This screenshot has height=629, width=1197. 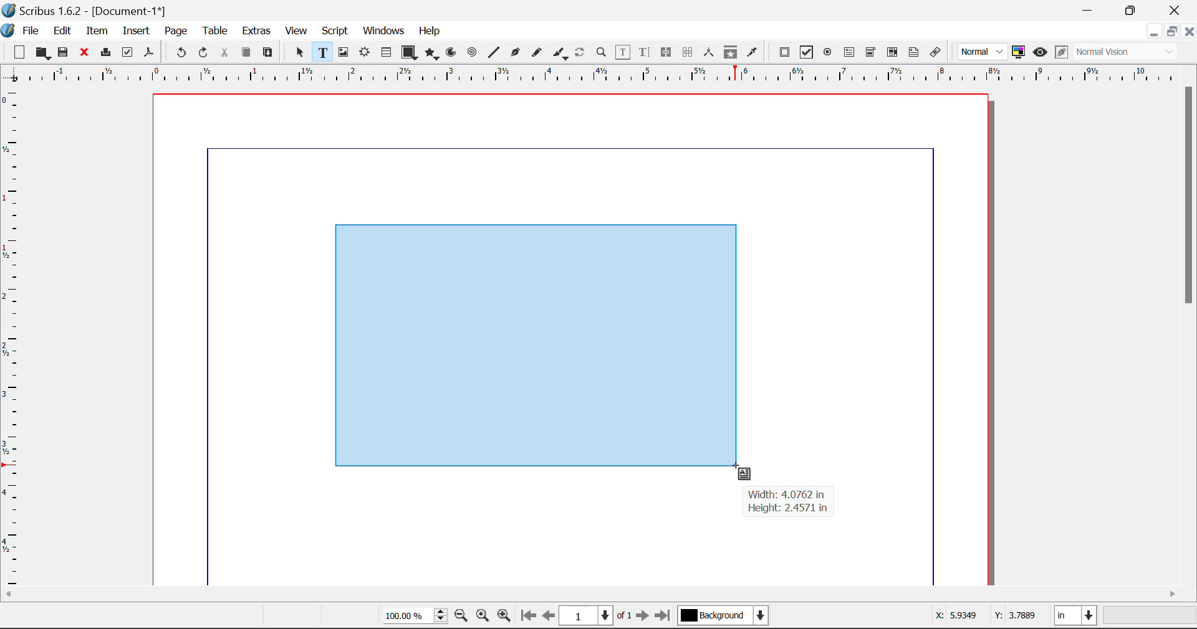 What do you see at coordinates (1040, 52) in the screenshot?
I see `Preview Mode` at bounding box center [1040, 52].